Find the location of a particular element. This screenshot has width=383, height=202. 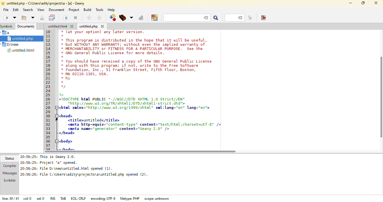

jump is located at coordinates (250, 18).